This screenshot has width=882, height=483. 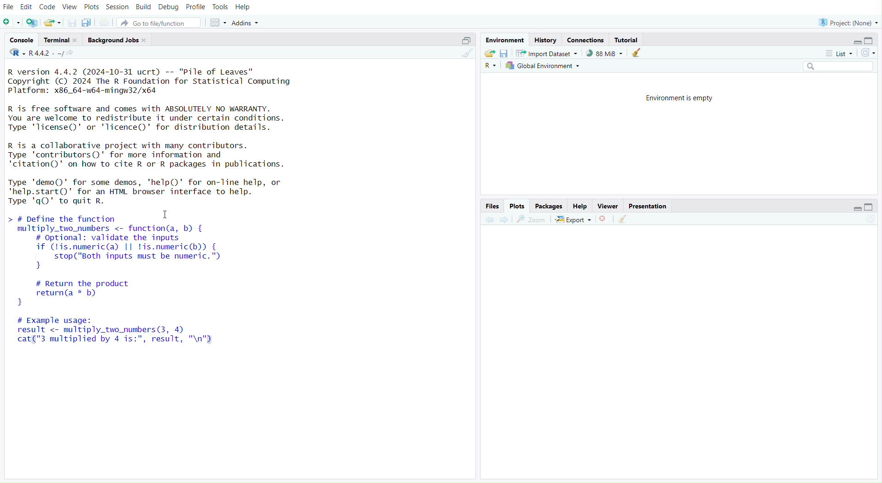 I want to click on Terminal, so click(x=61, y=40).